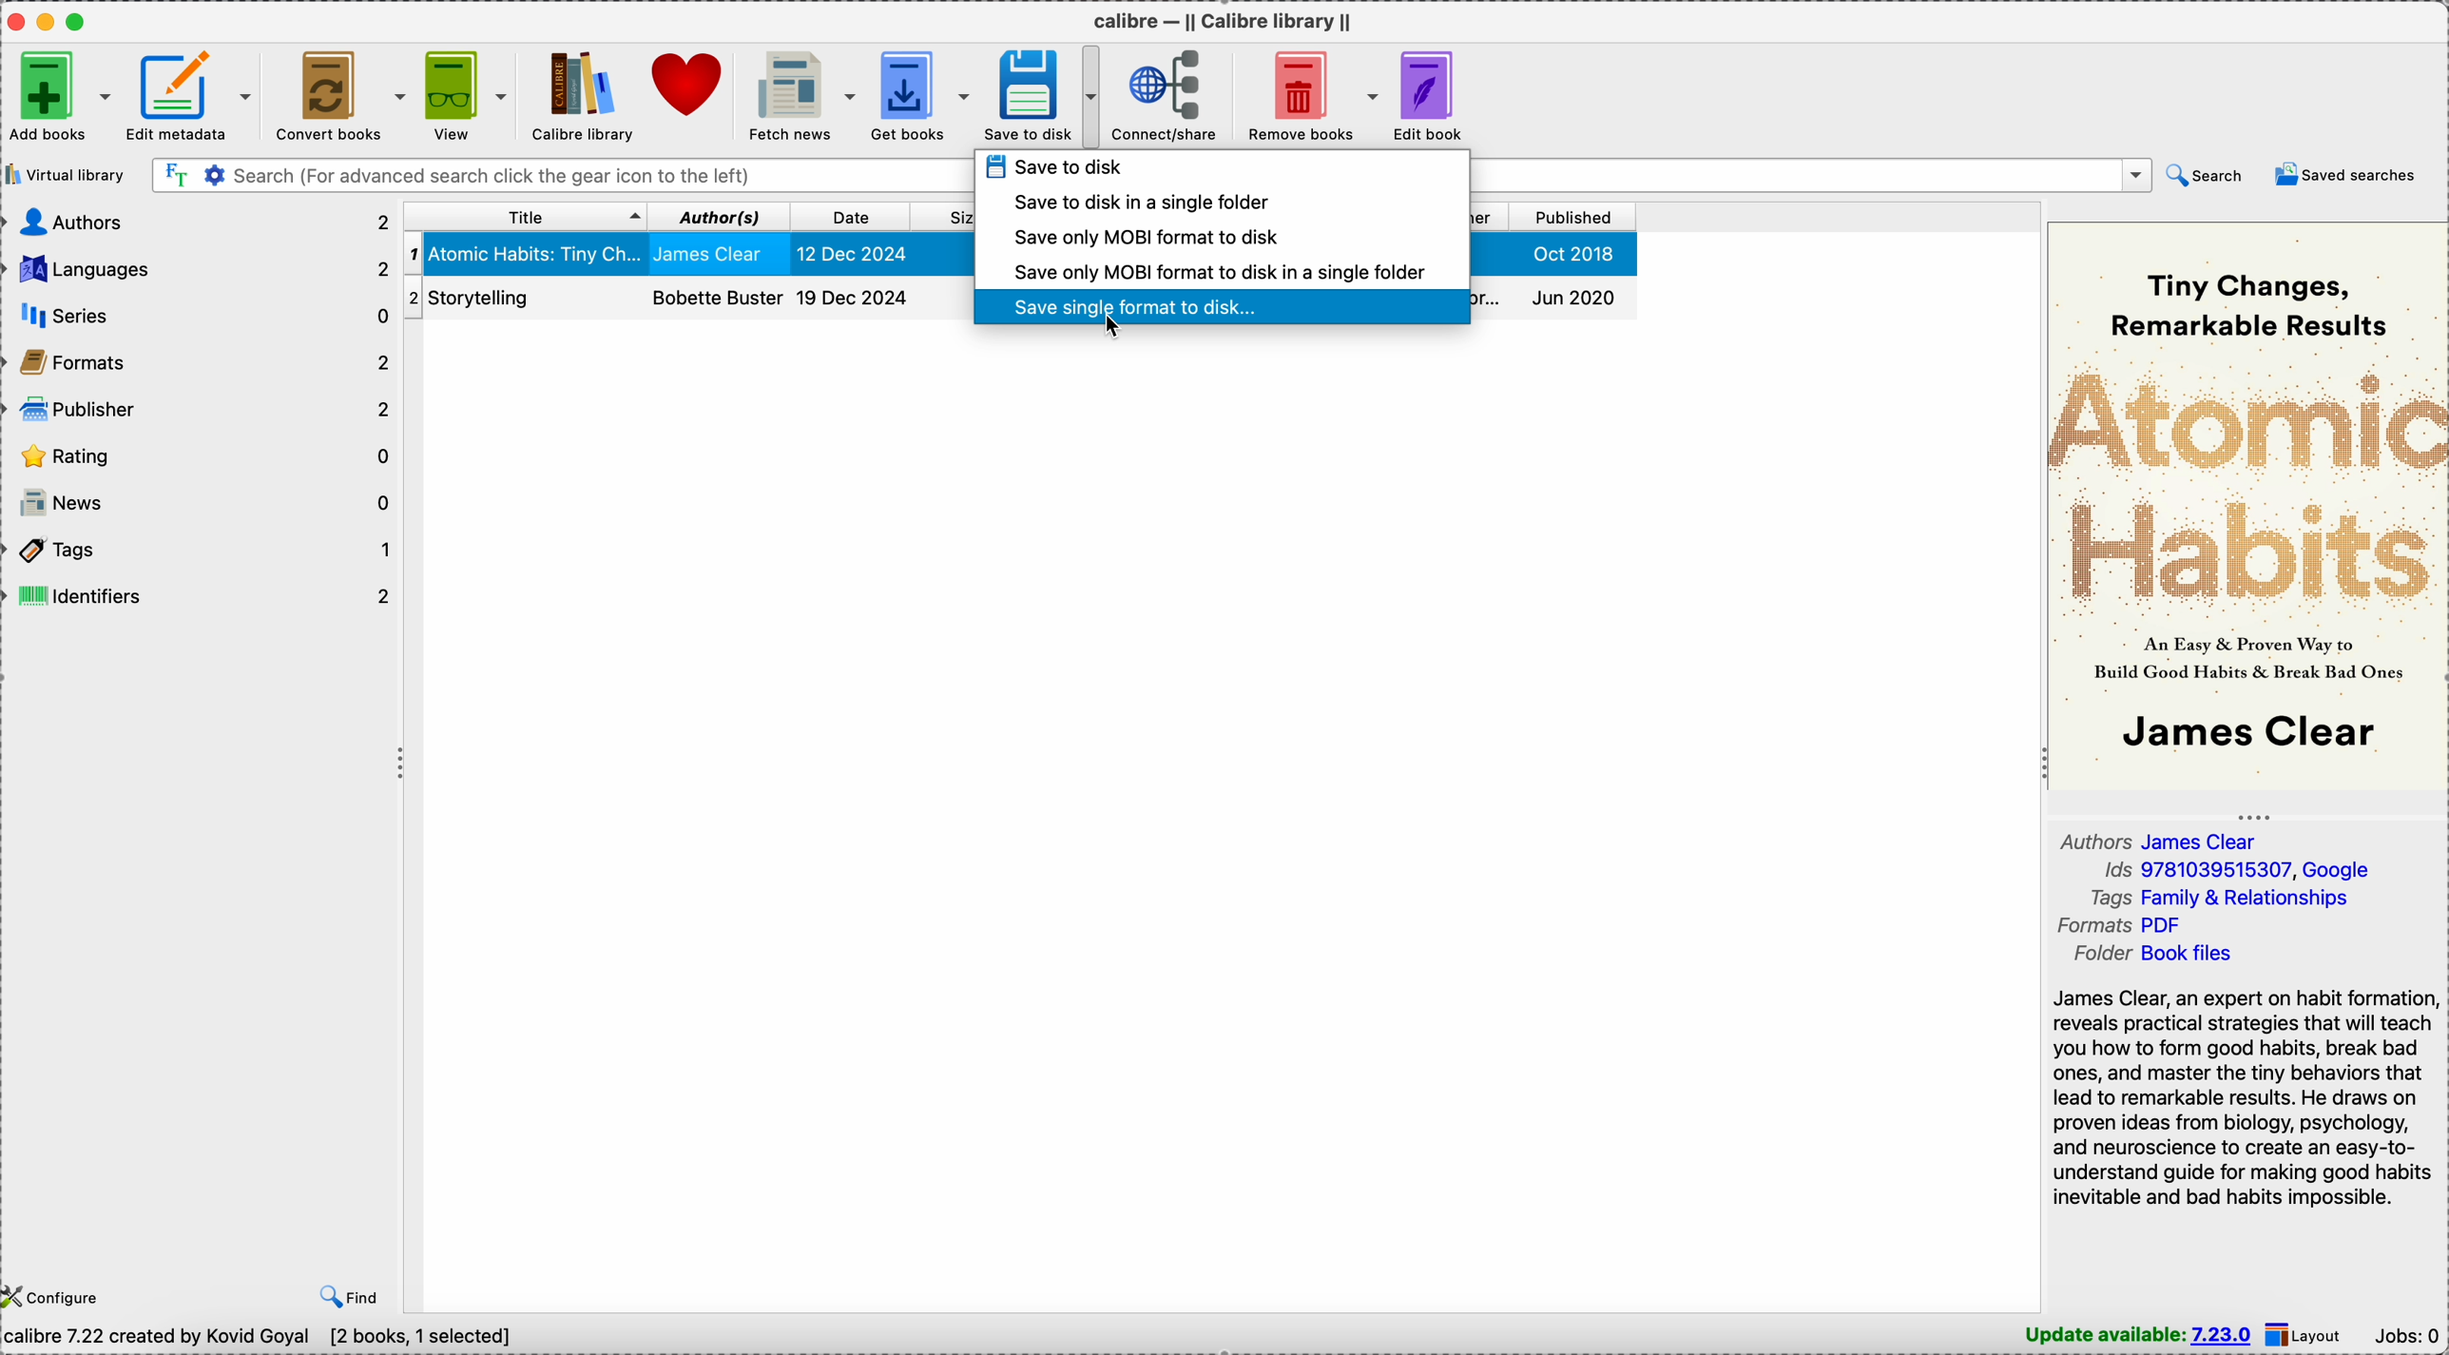  What do you see at coordinates (81, 18) in the screenshot?
I see `maximize Calibre` at bounding box center [81, 18].